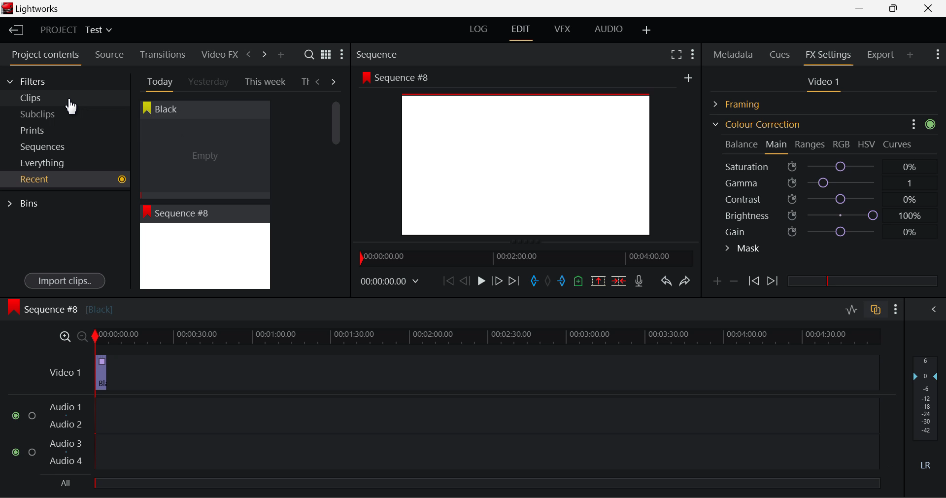  What do you see at coordinates (163, 54) in the screenshot?
I see `Transitions` at bounding box center [163, 54].